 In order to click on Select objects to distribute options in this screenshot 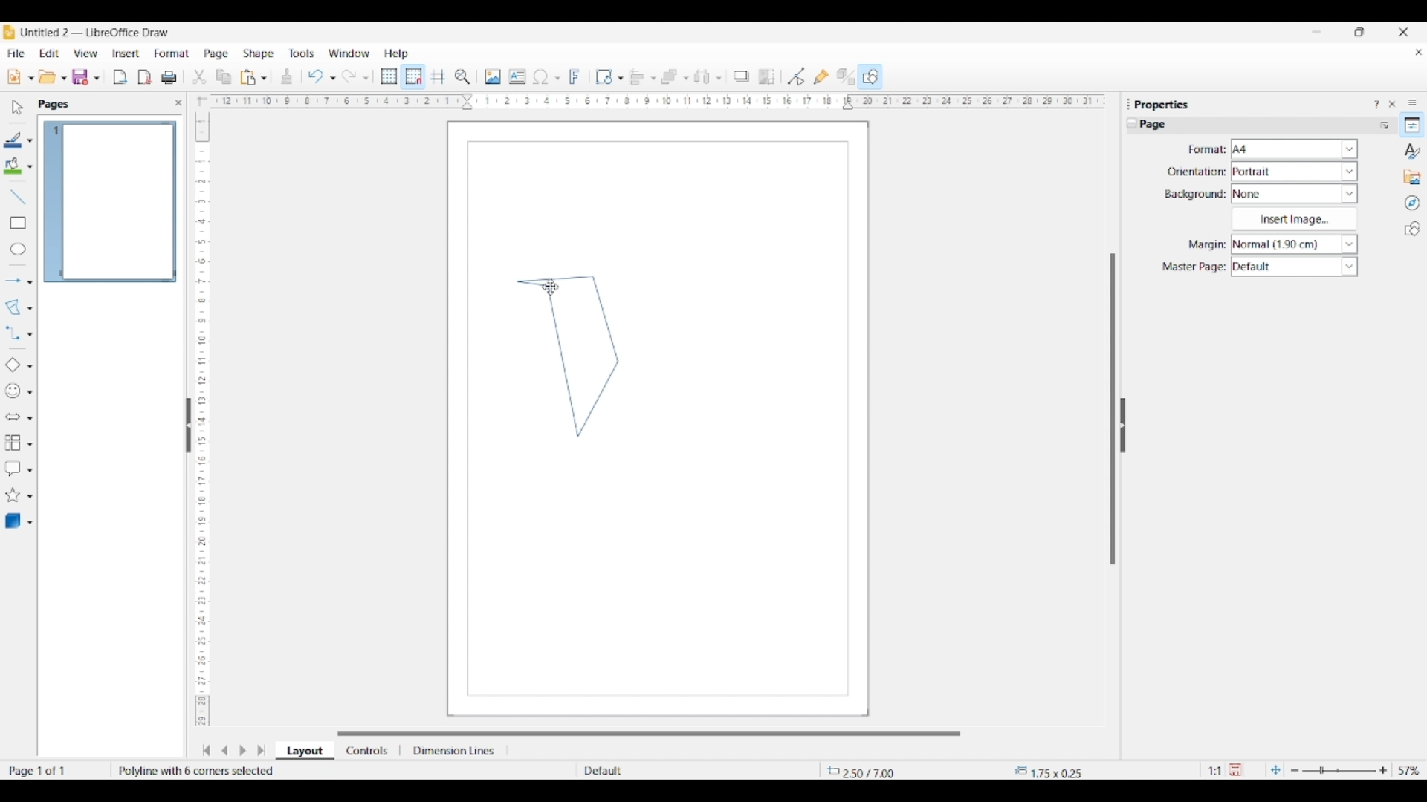, I will do `click(719, 78)`.